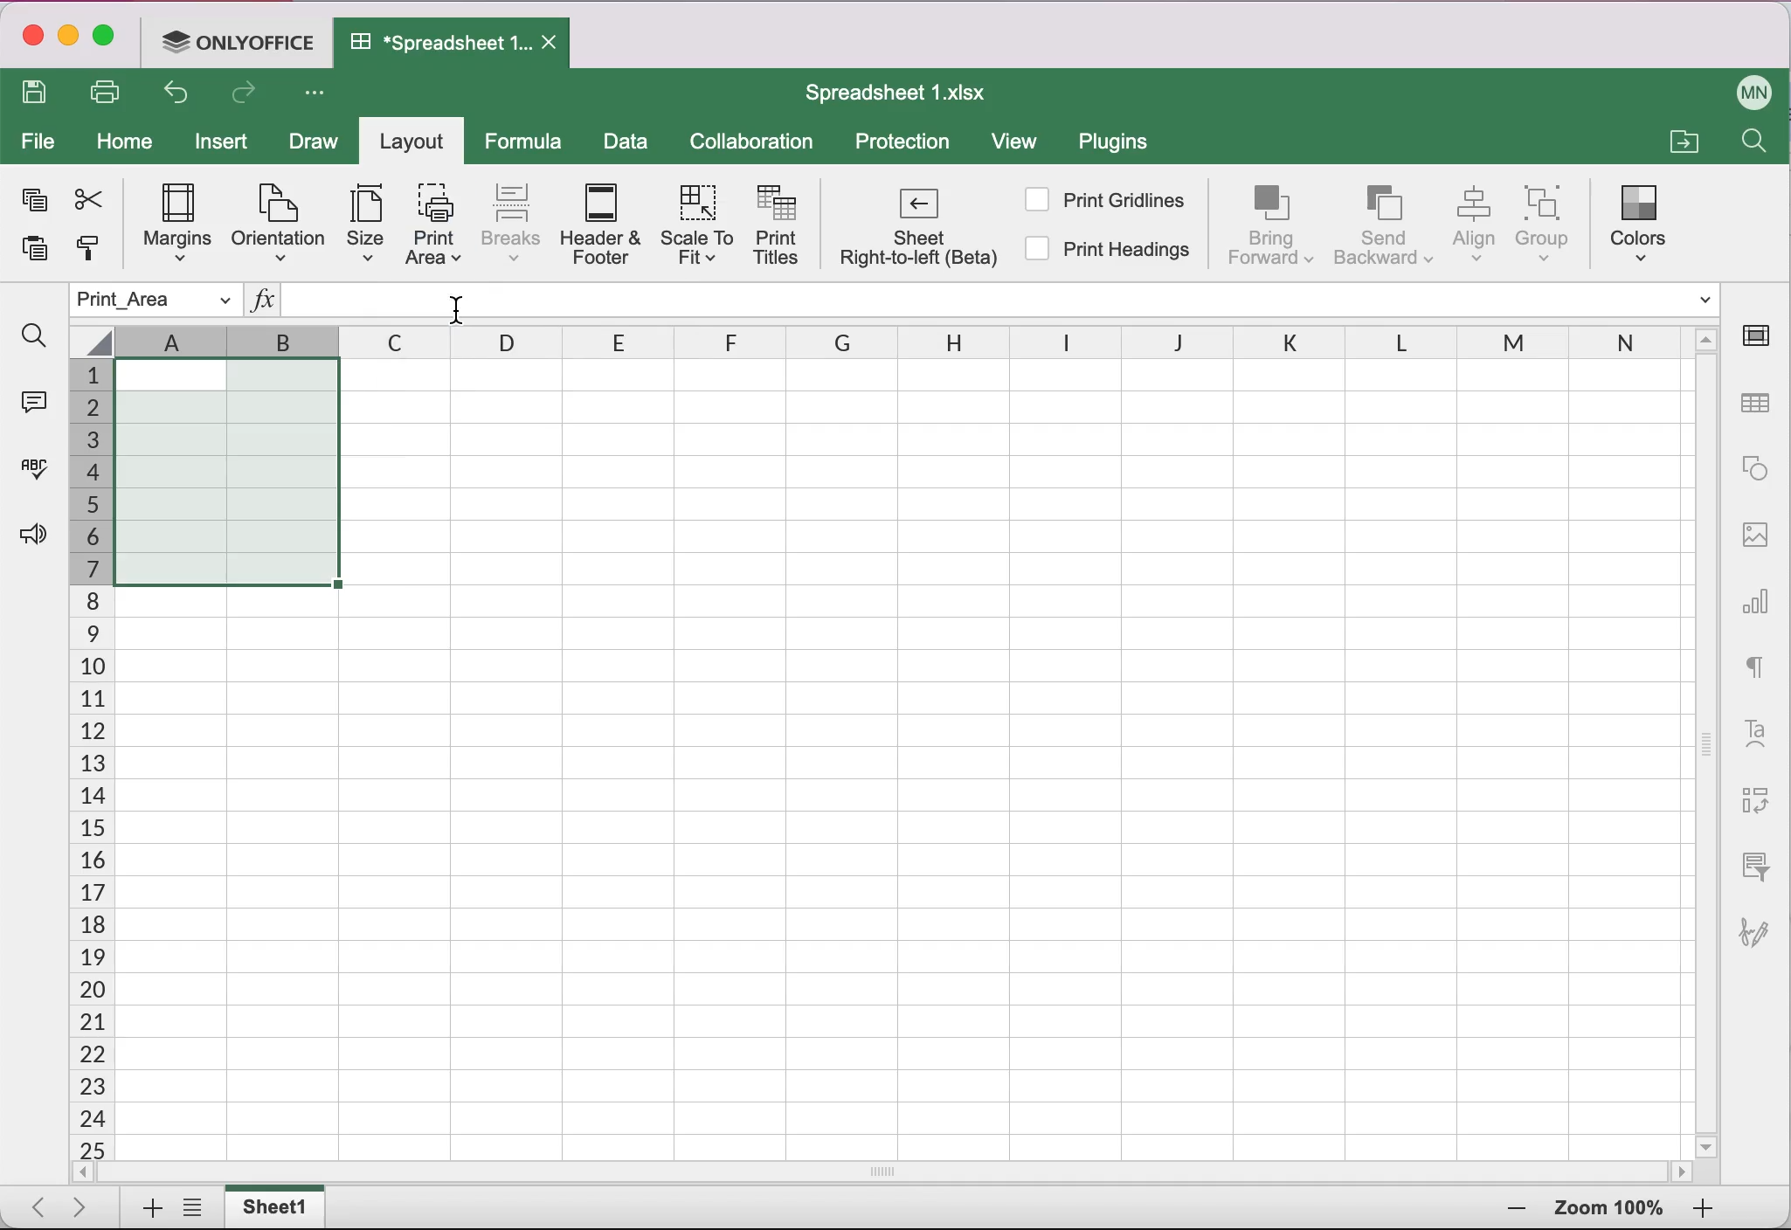 The width and height of the screenshot is (1791, 1230). Describe the element at coordinates (1122, 146) in the screenshot. I see `plugins` at that location.